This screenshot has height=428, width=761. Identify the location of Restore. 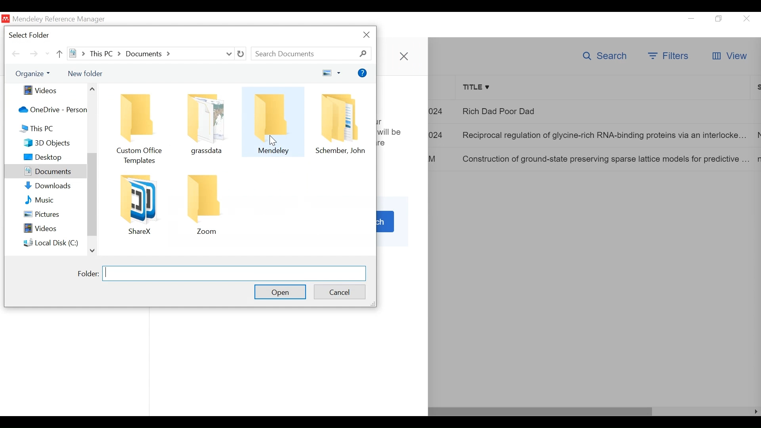
(720, 18).